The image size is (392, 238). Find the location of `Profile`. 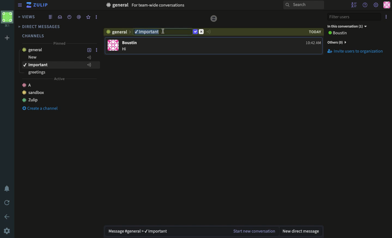

Profile is located at coordinates (386, 5).